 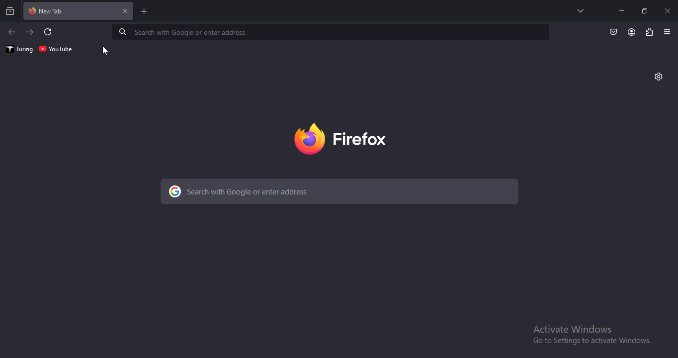 I want to click on Search with Google or enter address, so click(x=181, y=33).